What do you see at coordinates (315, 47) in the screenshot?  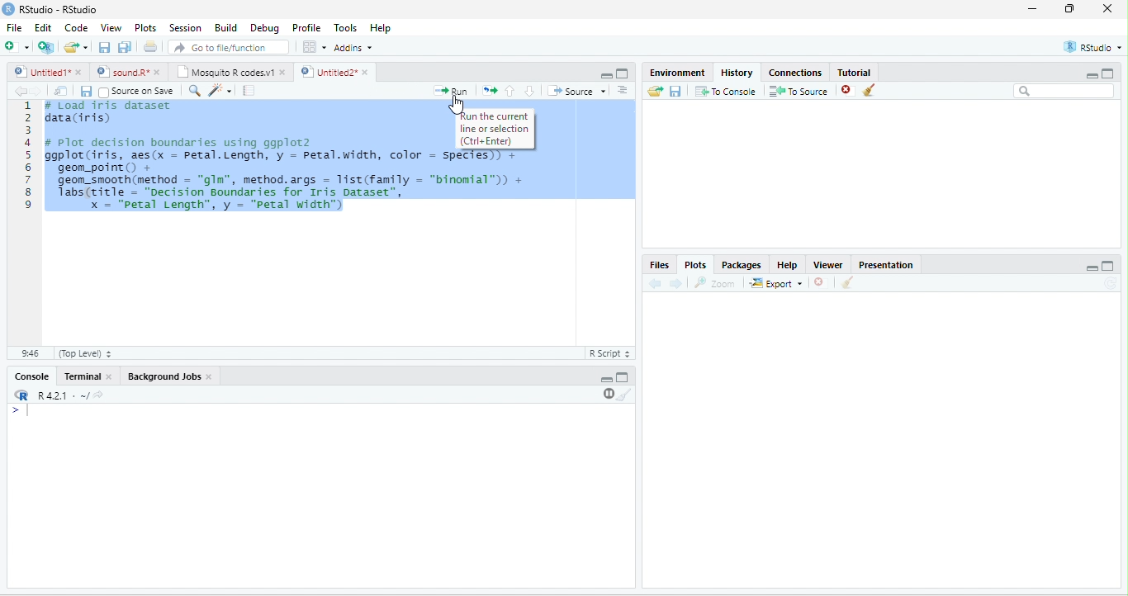 I see `options` at bounding box center [315, 47].